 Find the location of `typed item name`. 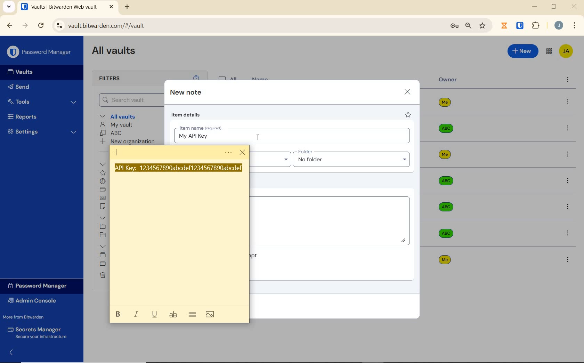

typed item name is located at coordinates (193, 136).